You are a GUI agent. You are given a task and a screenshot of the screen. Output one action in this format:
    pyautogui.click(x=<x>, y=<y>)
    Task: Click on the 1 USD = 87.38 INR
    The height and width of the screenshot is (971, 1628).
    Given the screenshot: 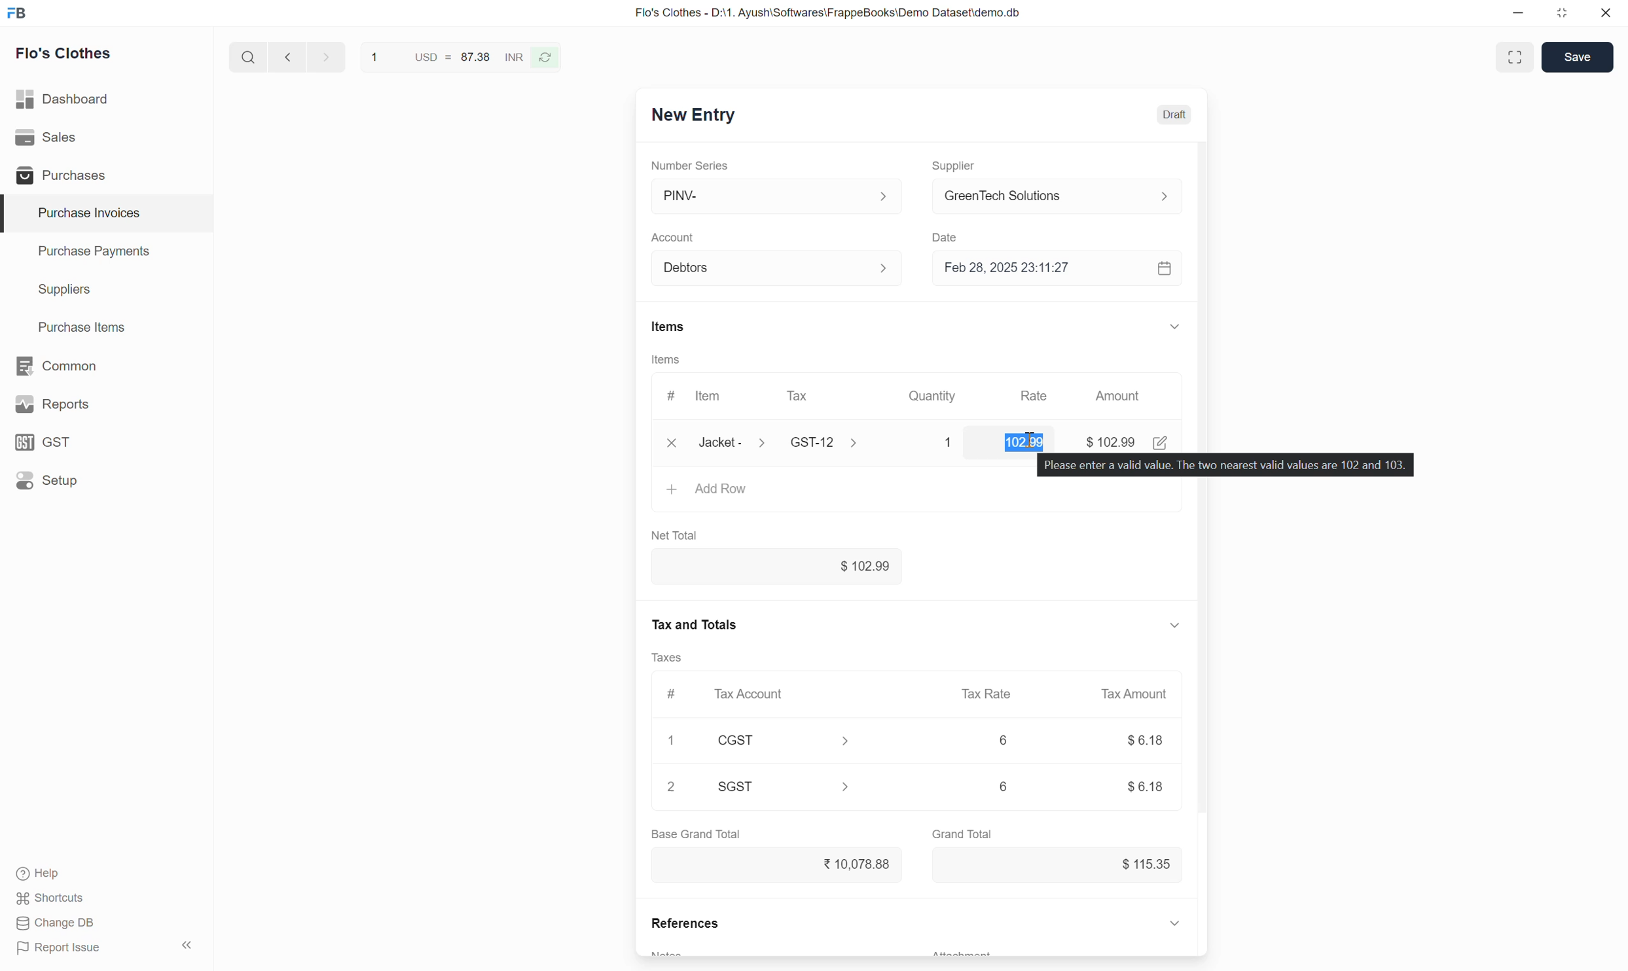 What is the action you would take?
    pyautogui.click(x=444, y=57)
    